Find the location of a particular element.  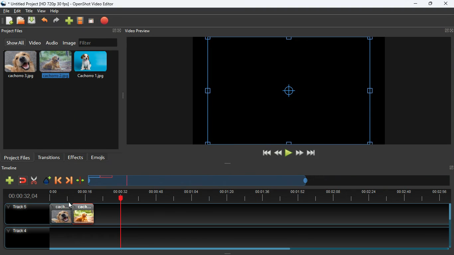

film is located at coordinates (80, 21).